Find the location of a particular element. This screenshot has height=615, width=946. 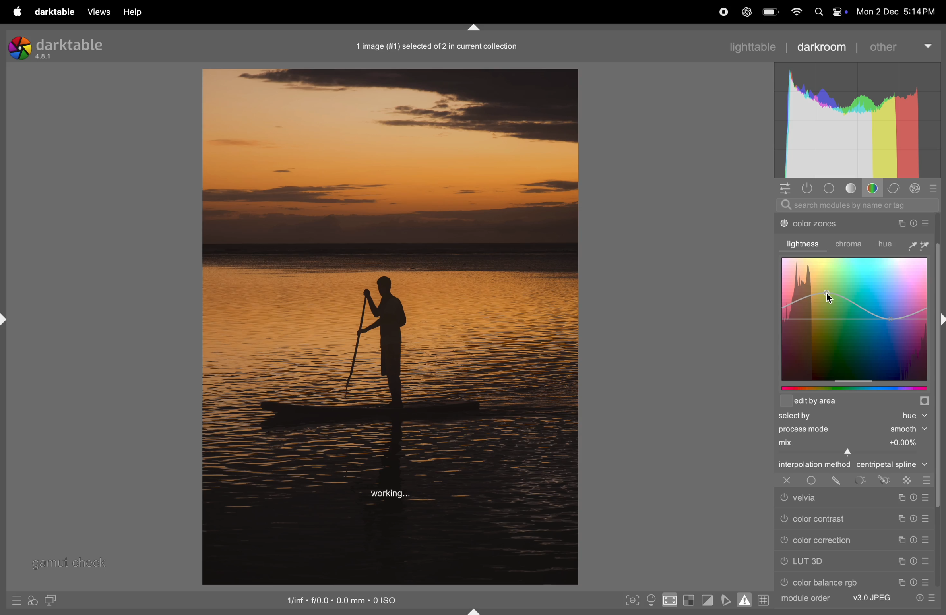

quick presets is located at coordinates (17, 600).